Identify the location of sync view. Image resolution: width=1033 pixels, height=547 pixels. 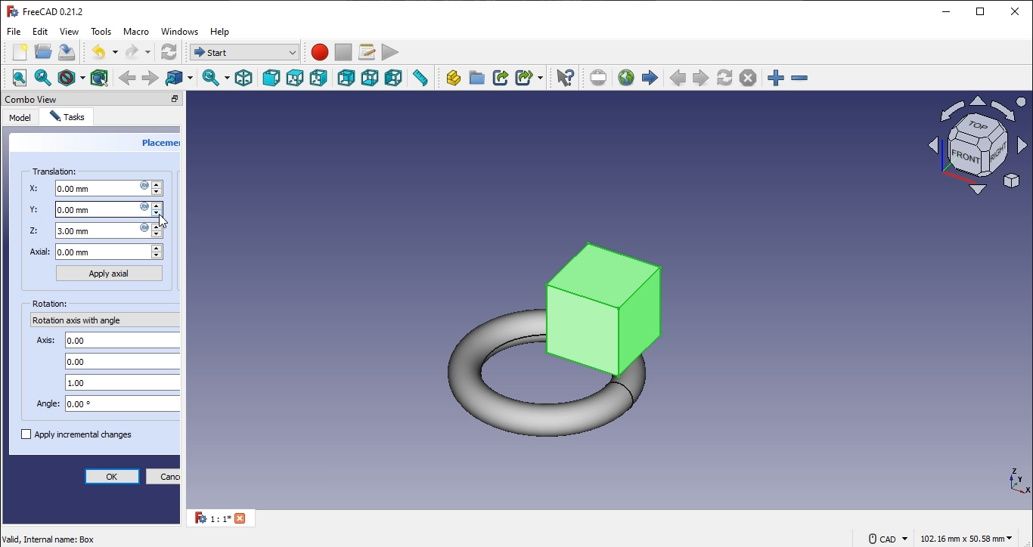
(215, 78).